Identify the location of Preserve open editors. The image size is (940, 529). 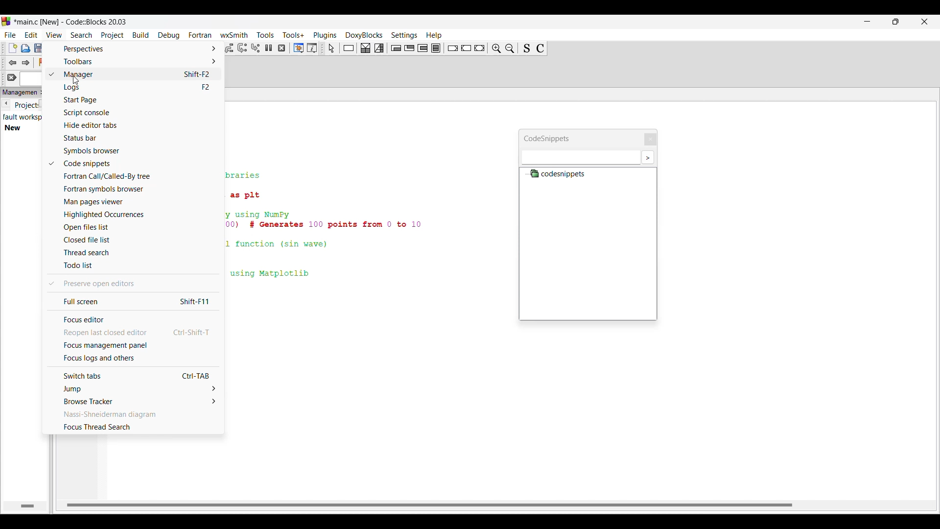
(140, 284).